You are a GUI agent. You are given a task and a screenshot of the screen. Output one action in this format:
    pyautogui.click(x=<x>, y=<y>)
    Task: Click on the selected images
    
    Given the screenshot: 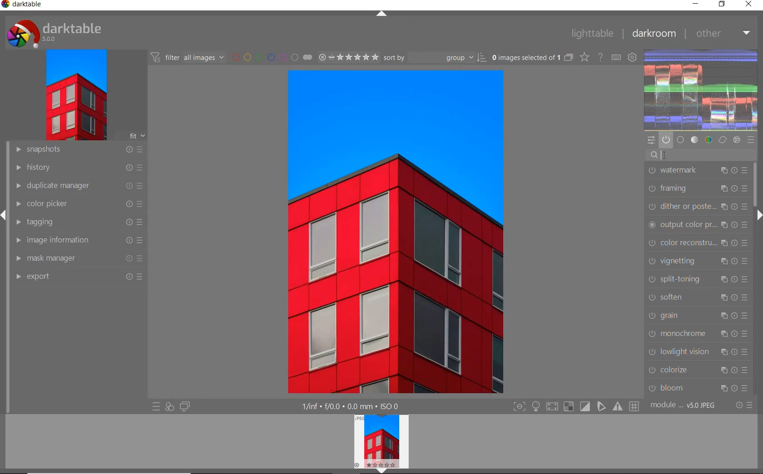 What is the action you would take?
    pyautogui.click(x=532, y=58)
    